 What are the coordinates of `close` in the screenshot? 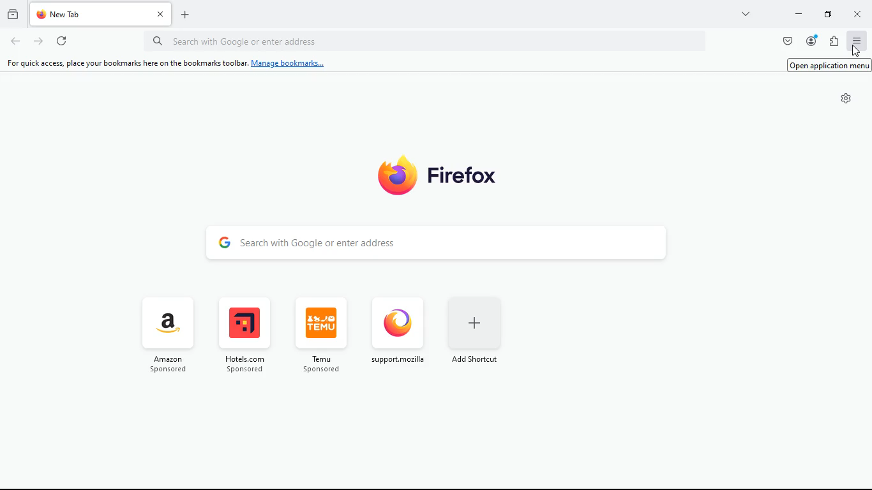 It's located at (861, 13).